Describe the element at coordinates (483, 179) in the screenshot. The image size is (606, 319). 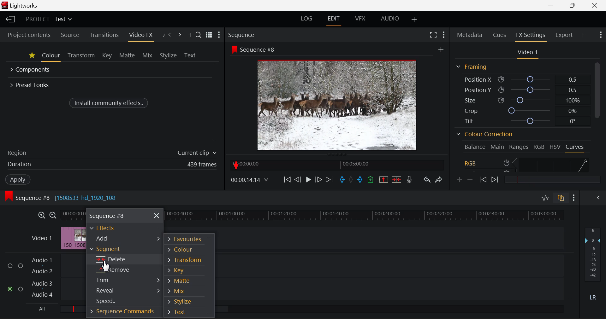
I see `Previous keyframe` at that location.